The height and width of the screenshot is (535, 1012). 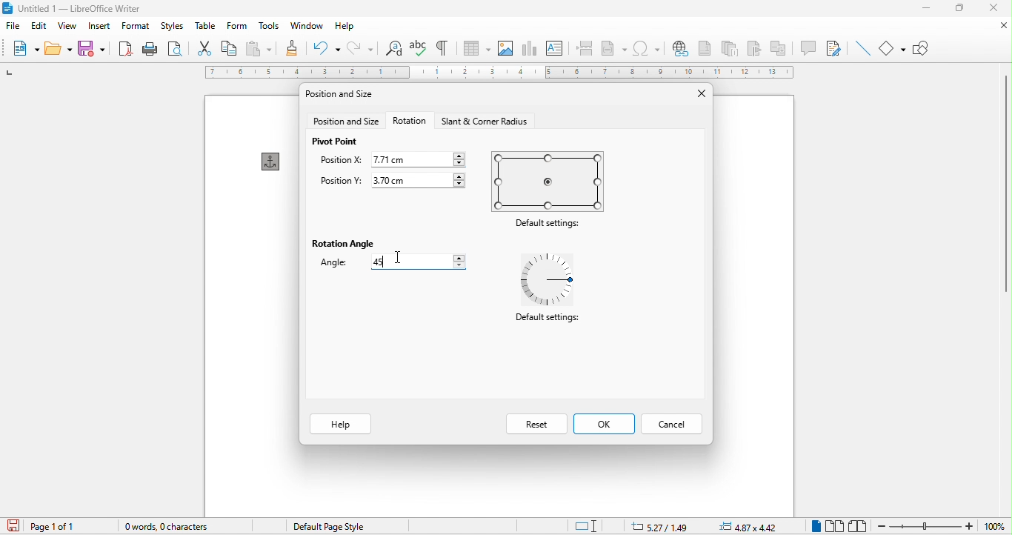 What do you see at coordinates (814, 526) in the screenshot?
I see `single page view` at bounding box center [814, 526].